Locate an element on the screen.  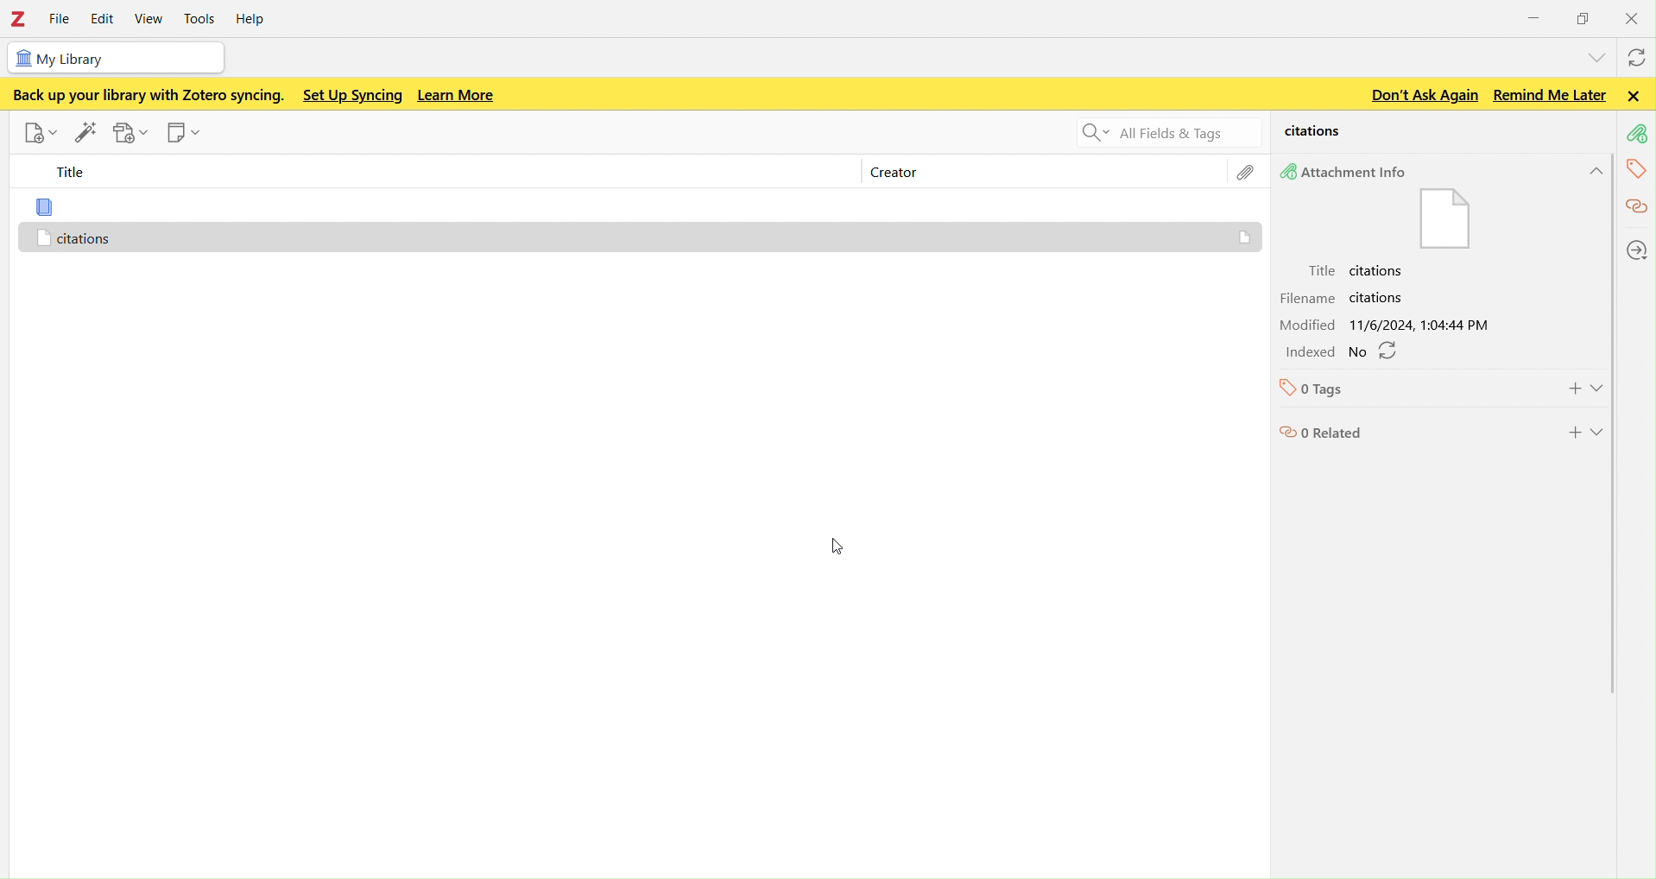
scroll is located at coordinates (1616, 421).